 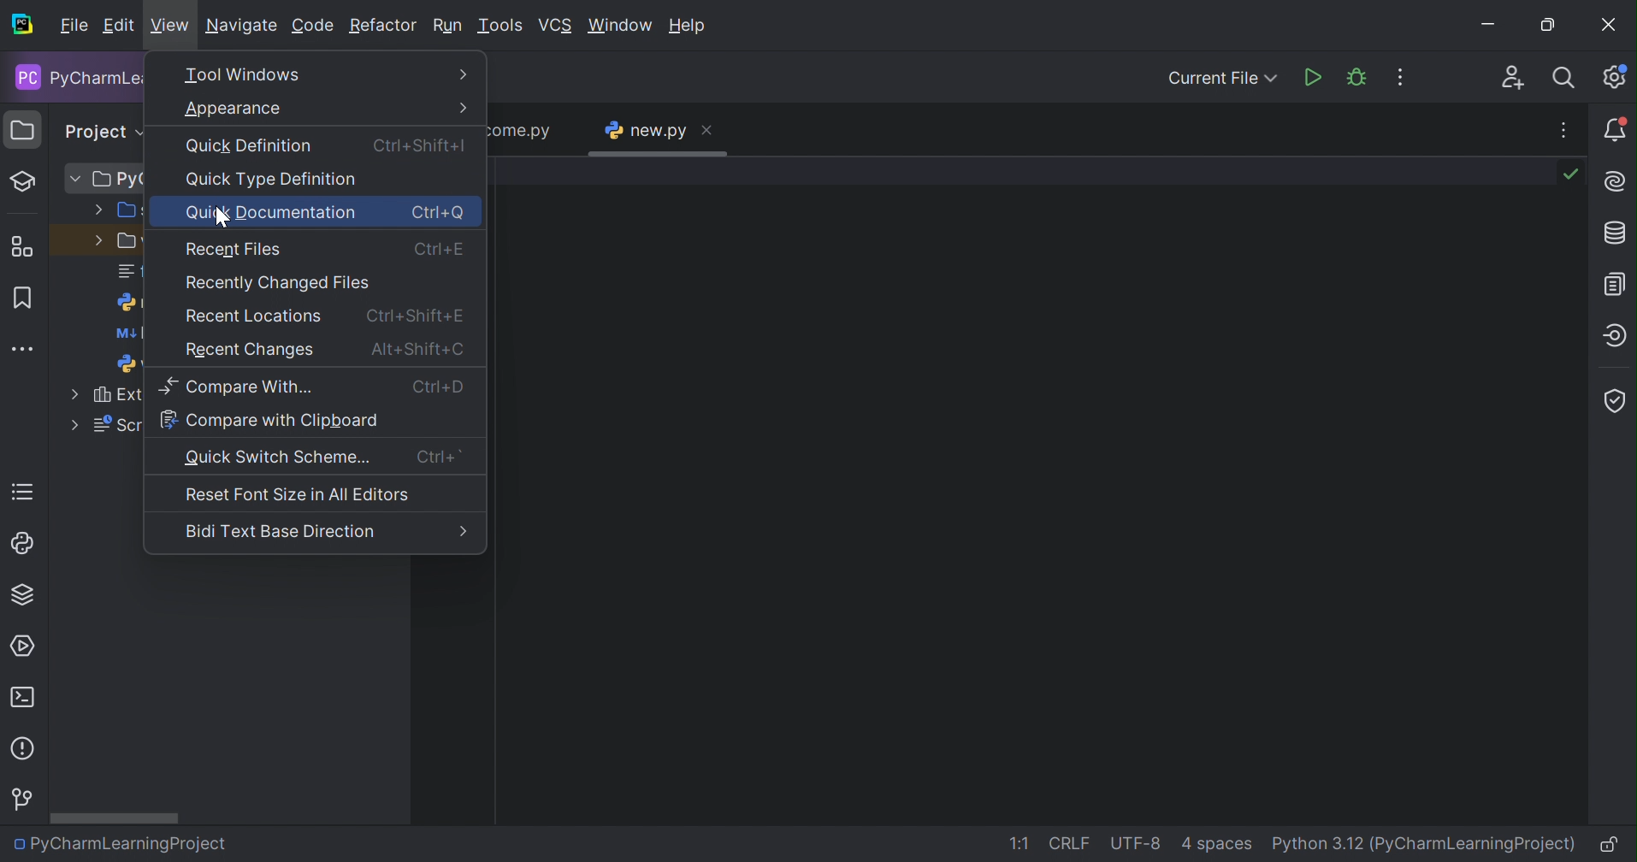 I want to click on welcome.py, so click(x=521, y=133).